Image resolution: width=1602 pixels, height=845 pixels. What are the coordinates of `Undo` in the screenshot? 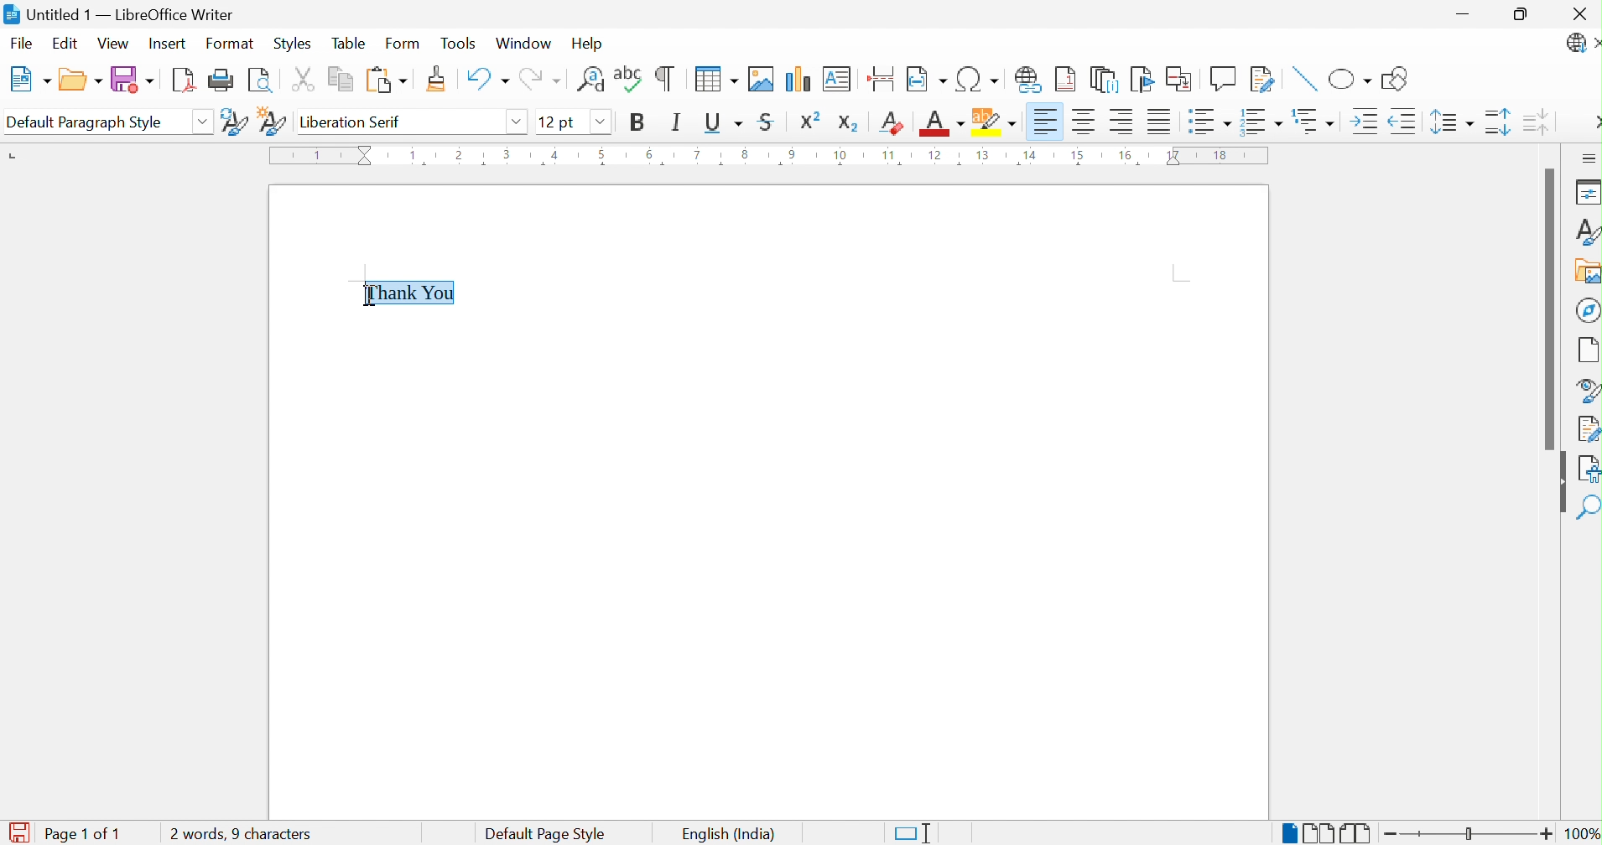 It's located at (487, 80).